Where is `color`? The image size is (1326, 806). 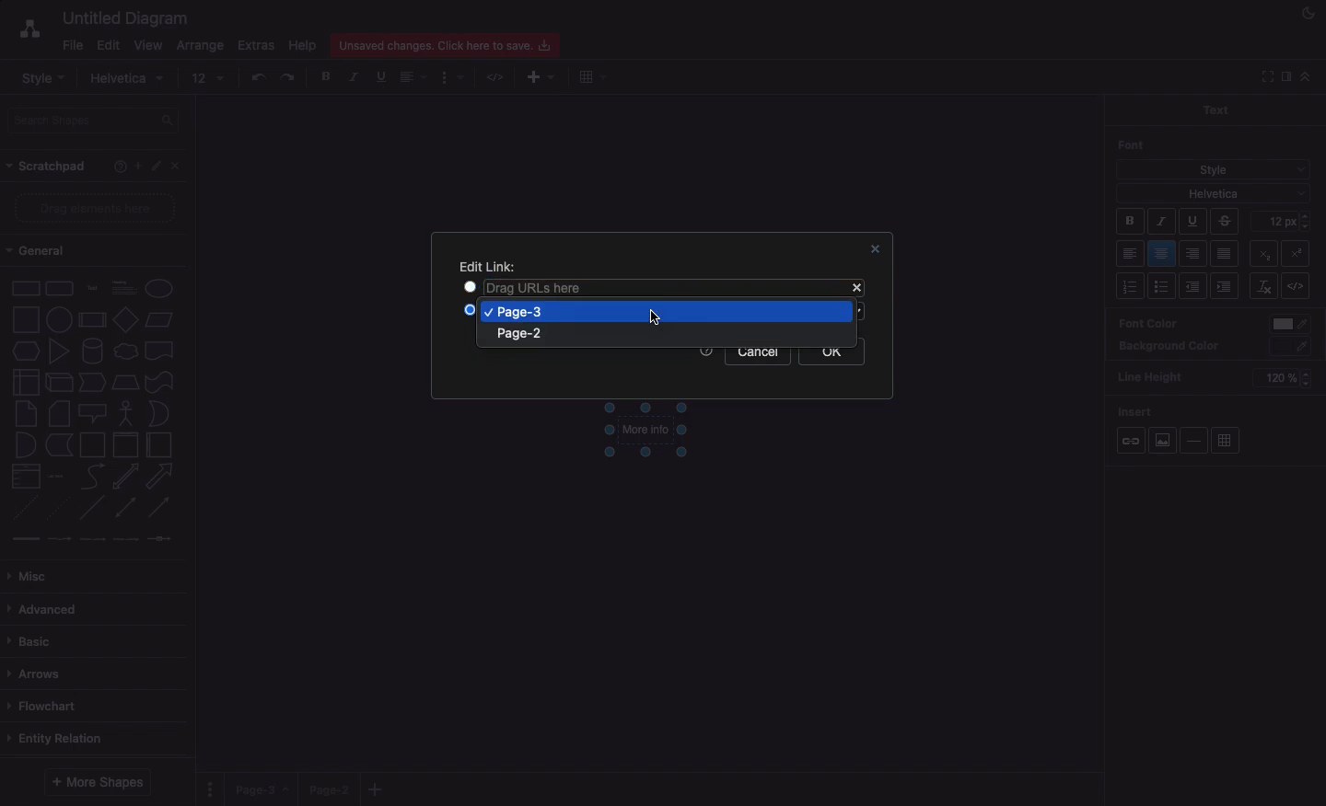
color is located at coordinates (1291, 325).